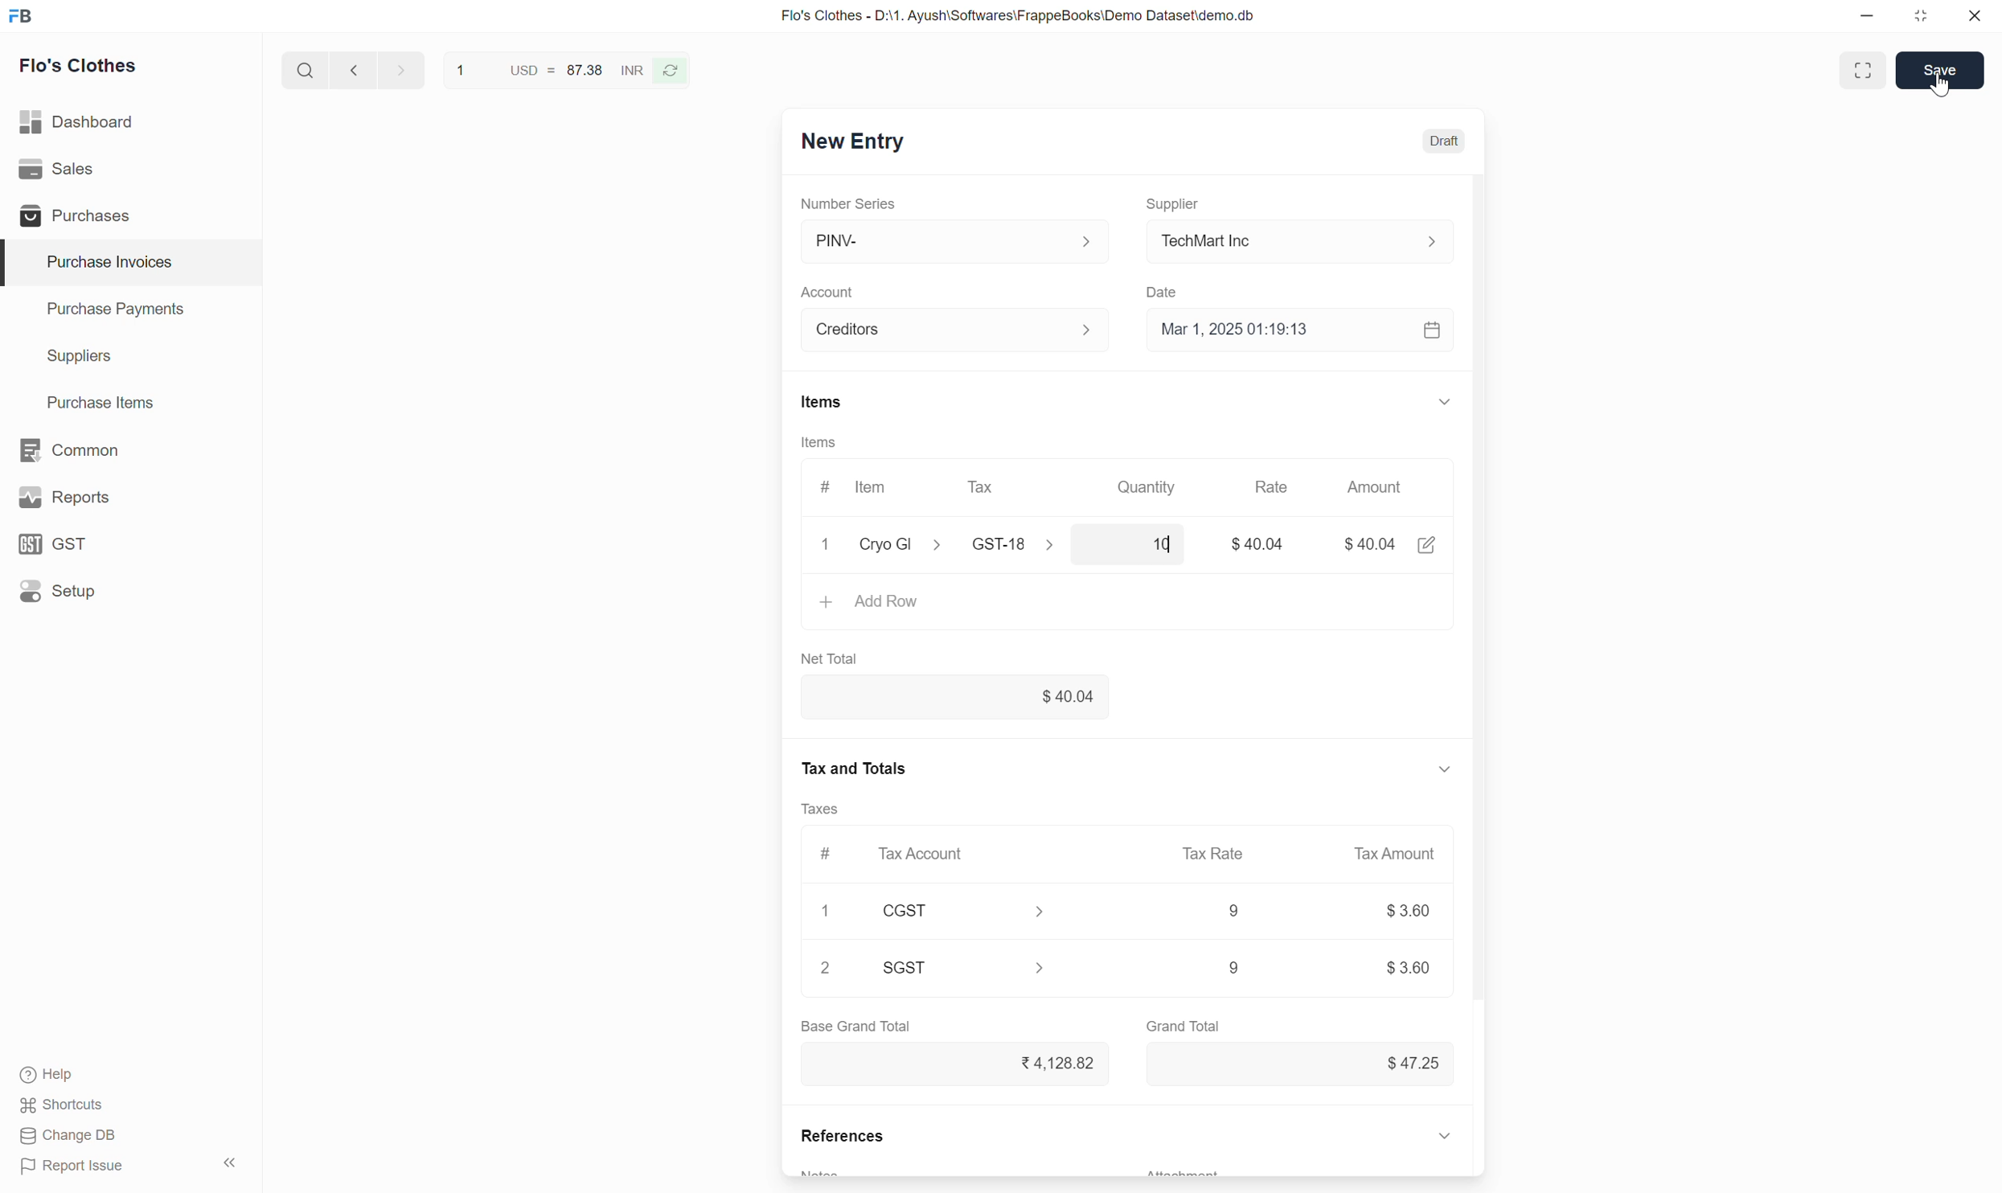 Image resolution: width=2002 pixels, height=1193 pixels. What do you see at coordinates (839, 1139) in the screenshot?
I see `References` at bounding box center [839, 1139].